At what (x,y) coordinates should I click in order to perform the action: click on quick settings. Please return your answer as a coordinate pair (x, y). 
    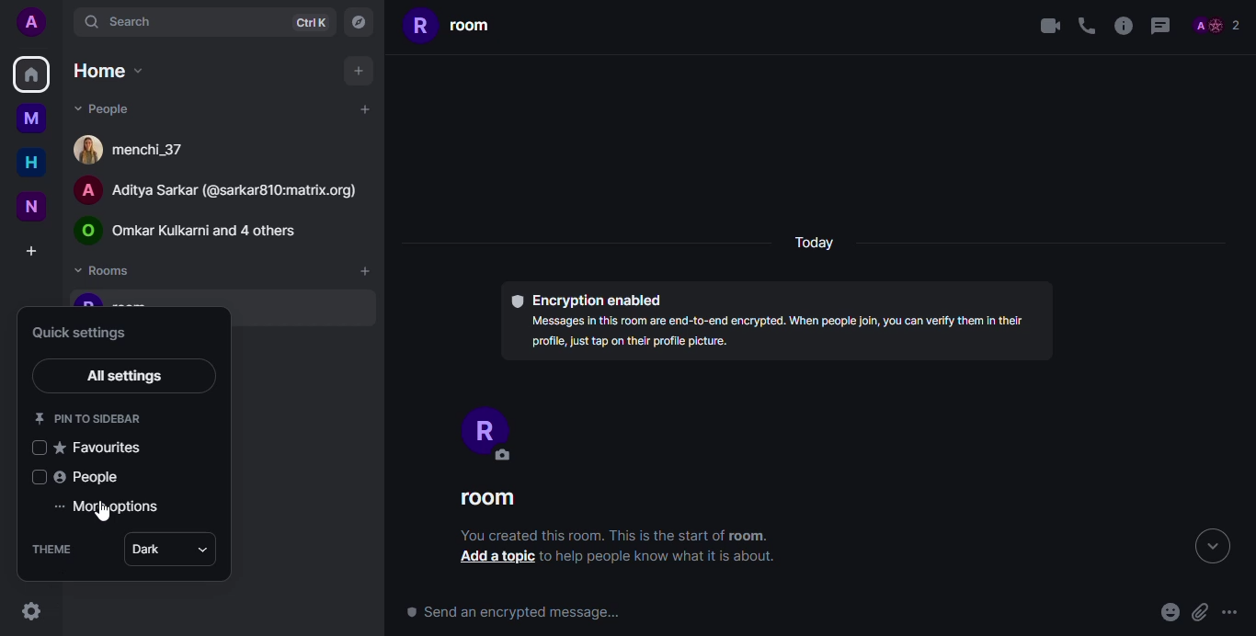
    Looking at the image, I should click on (86, 333).